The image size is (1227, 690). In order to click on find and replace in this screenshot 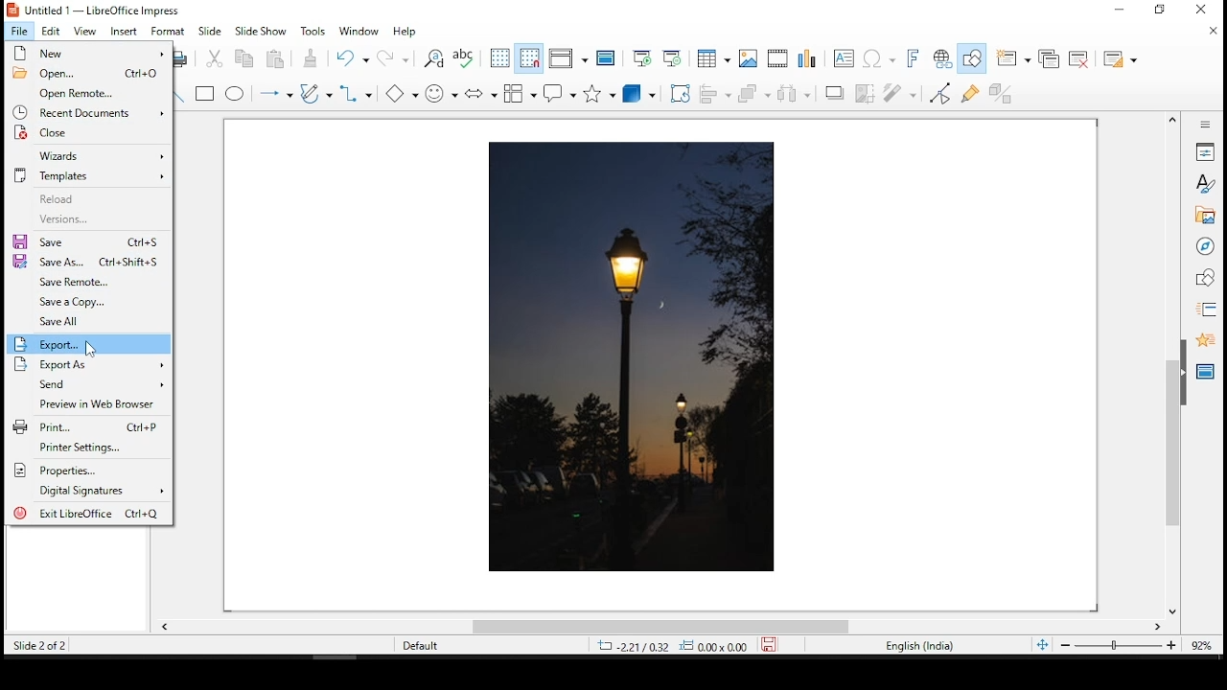, I will do `click(431, 57)`.